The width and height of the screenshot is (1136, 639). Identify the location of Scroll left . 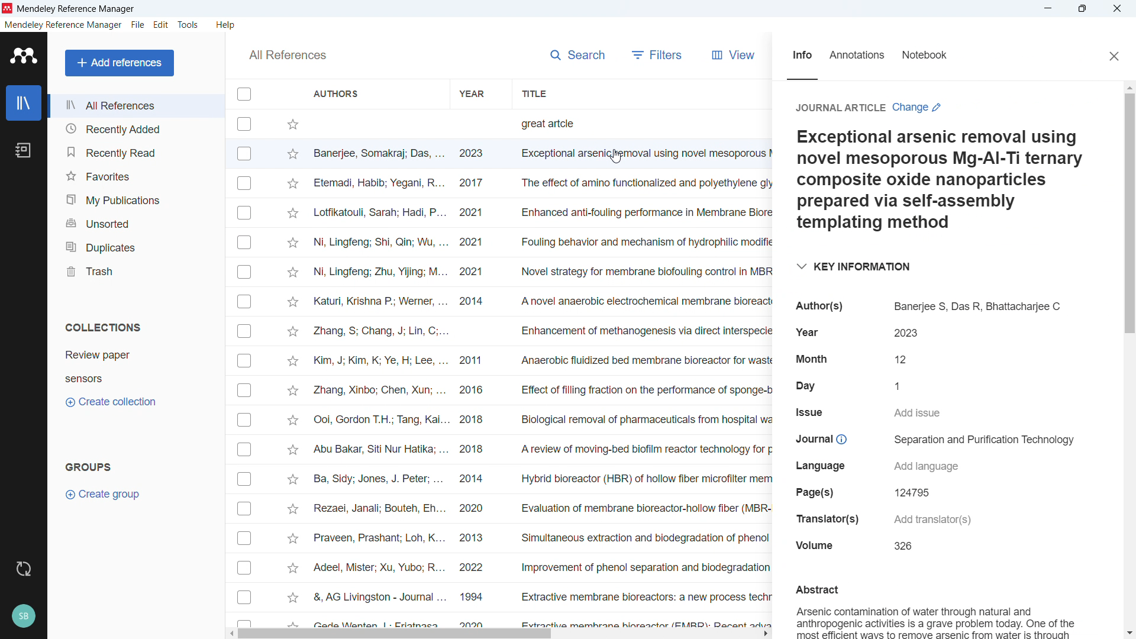
(230, 634).